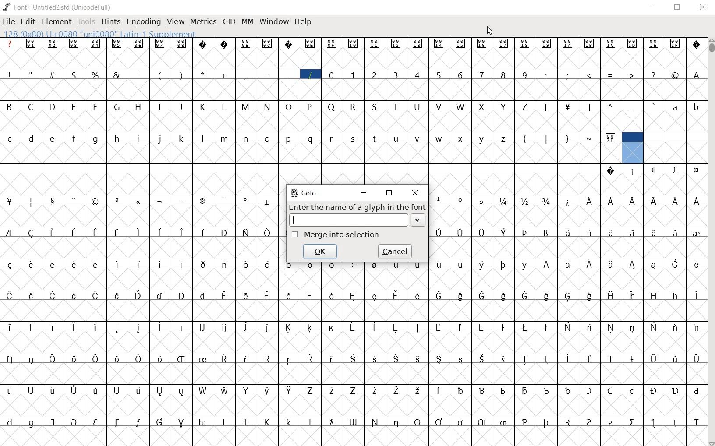 Image resolution: width=715 pixels, height=446 pixels. What do you see at coordinates (96, 43) in the screenshot?
I see `Symbol` at bounding box center [96, 43].